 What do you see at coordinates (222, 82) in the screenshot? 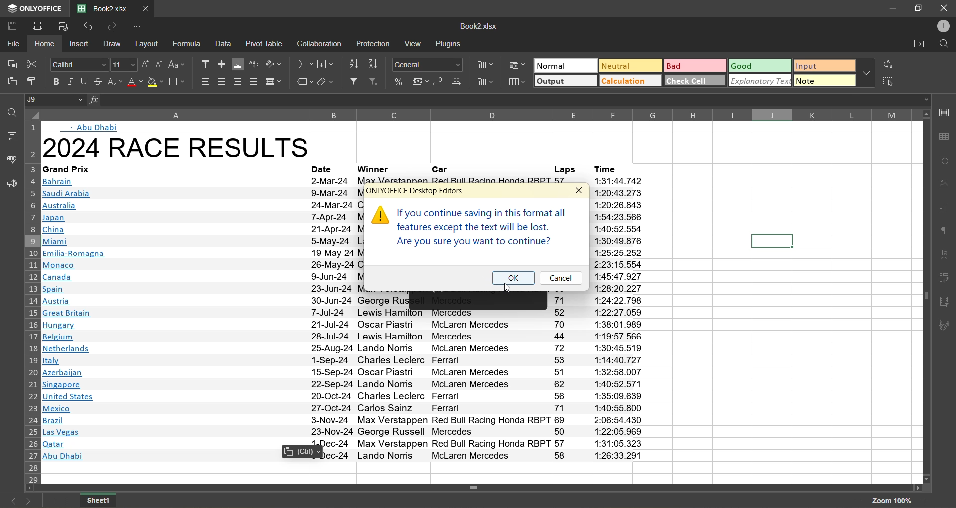
I see `align center` at bounding box center [222, 82].